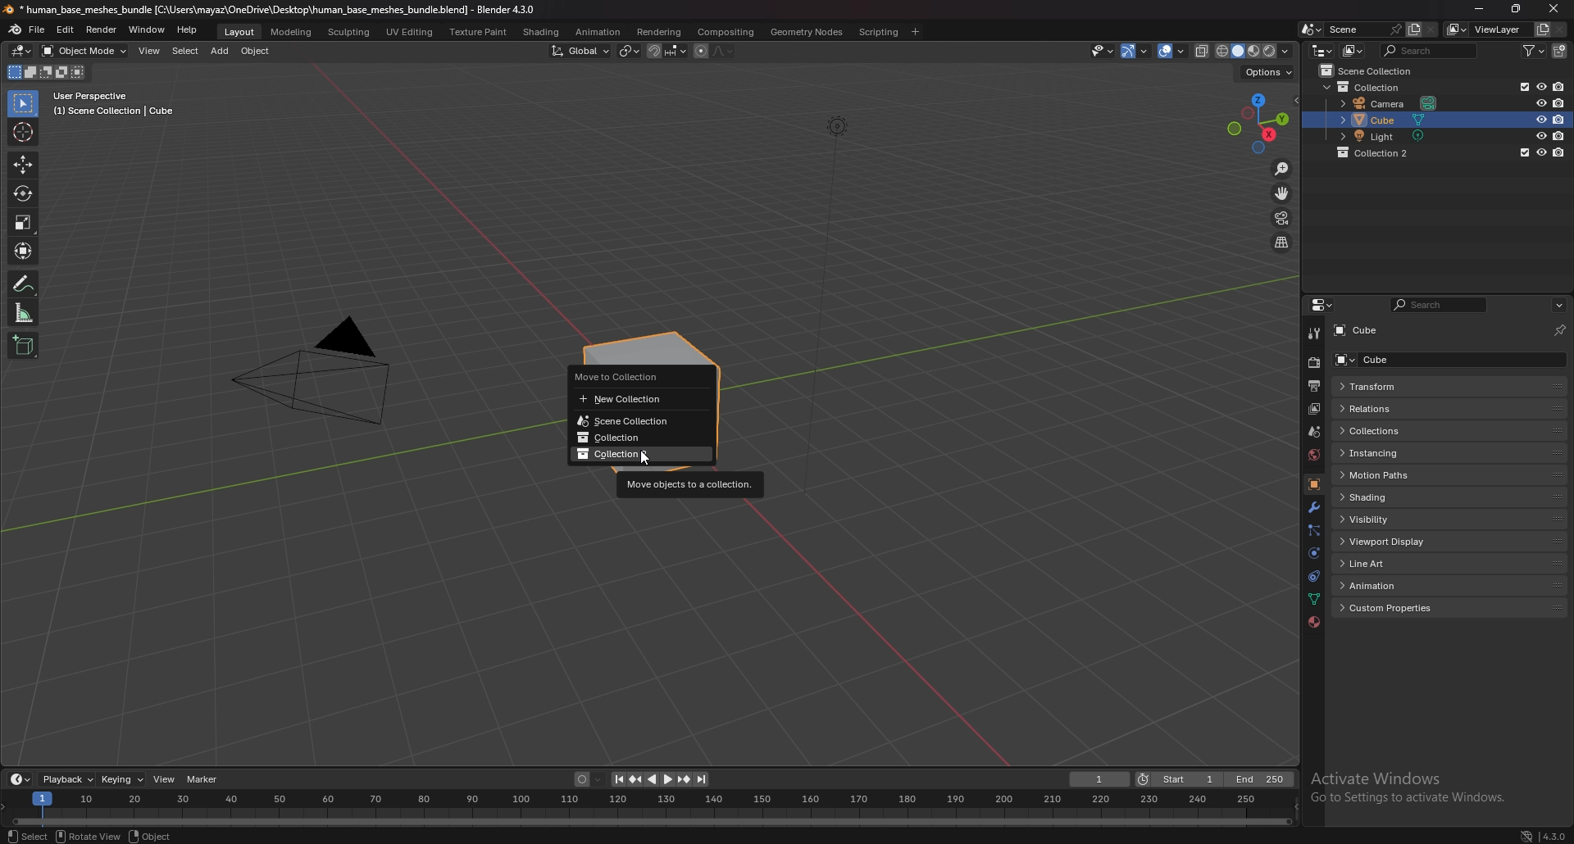  What do you see at coordinates (257, 51) in the screenshot?
I see `object` at bounding box center [257, 51].